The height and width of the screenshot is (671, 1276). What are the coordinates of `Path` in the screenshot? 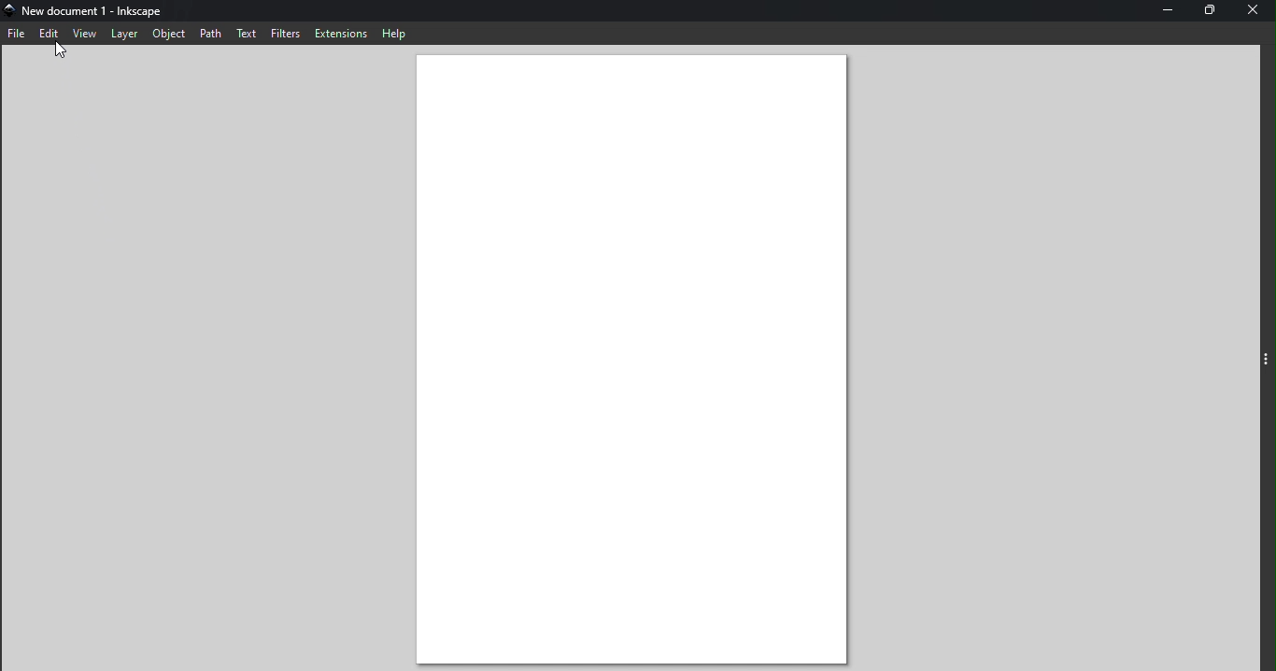 It's located at (209, 33).